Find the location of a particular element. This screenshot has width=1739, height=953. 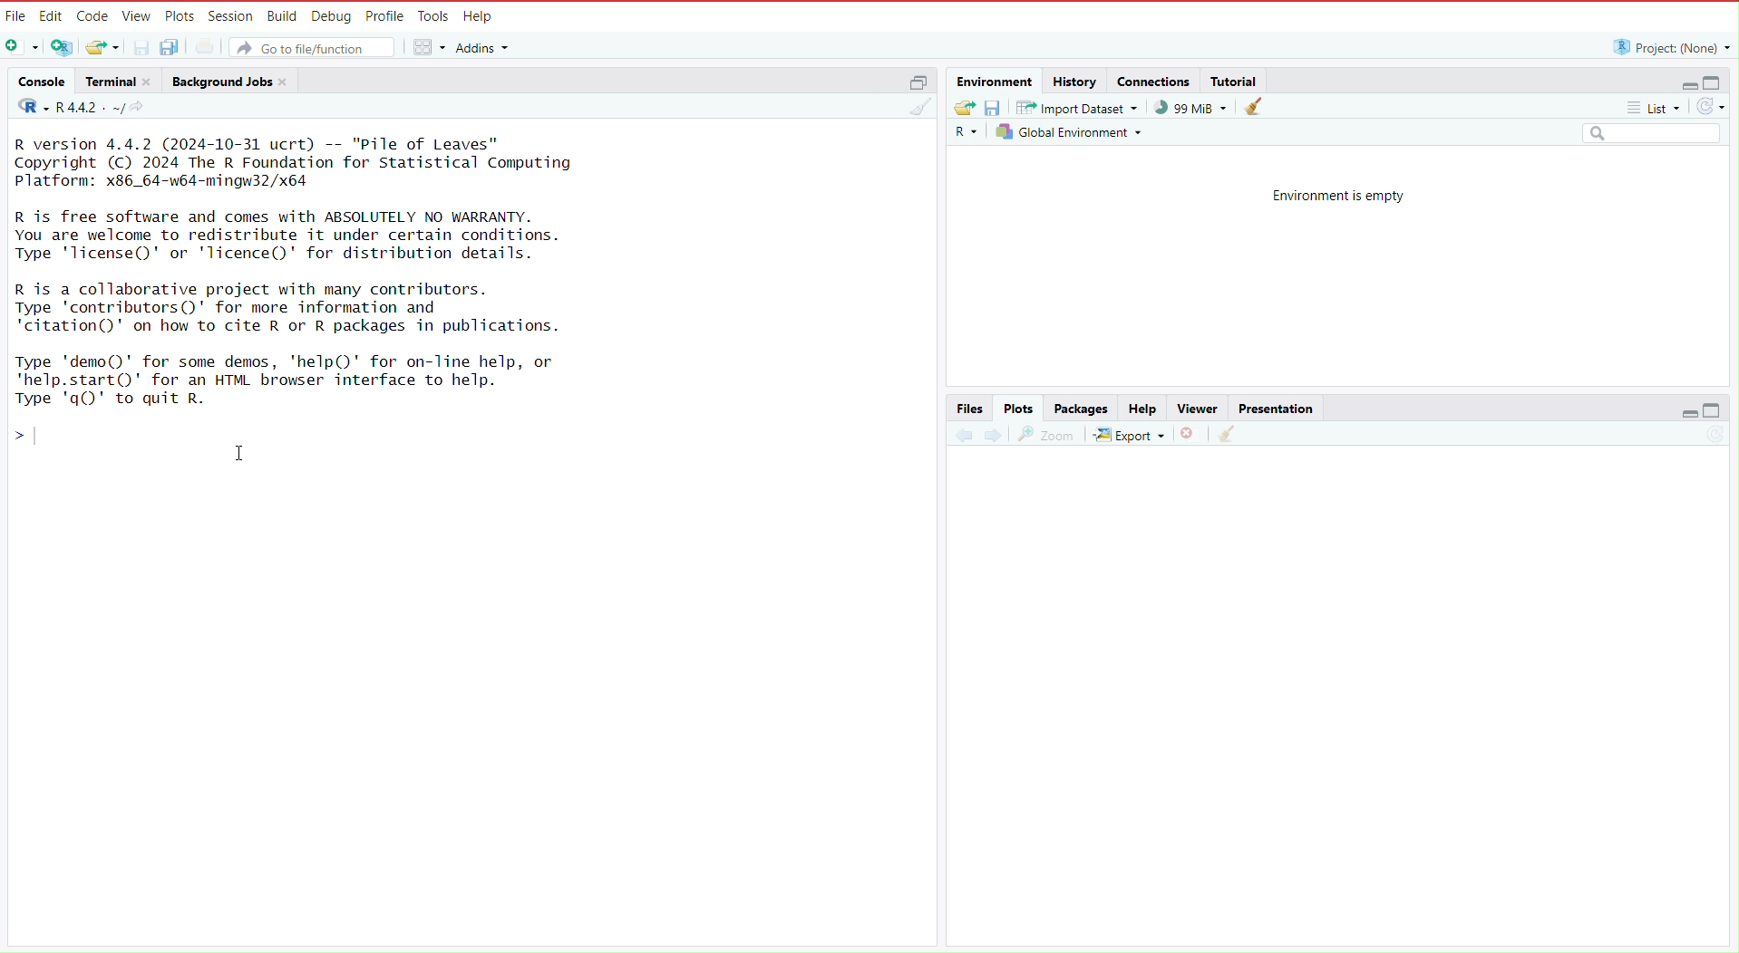

99 MiB is located at coordinates (1190, 108).